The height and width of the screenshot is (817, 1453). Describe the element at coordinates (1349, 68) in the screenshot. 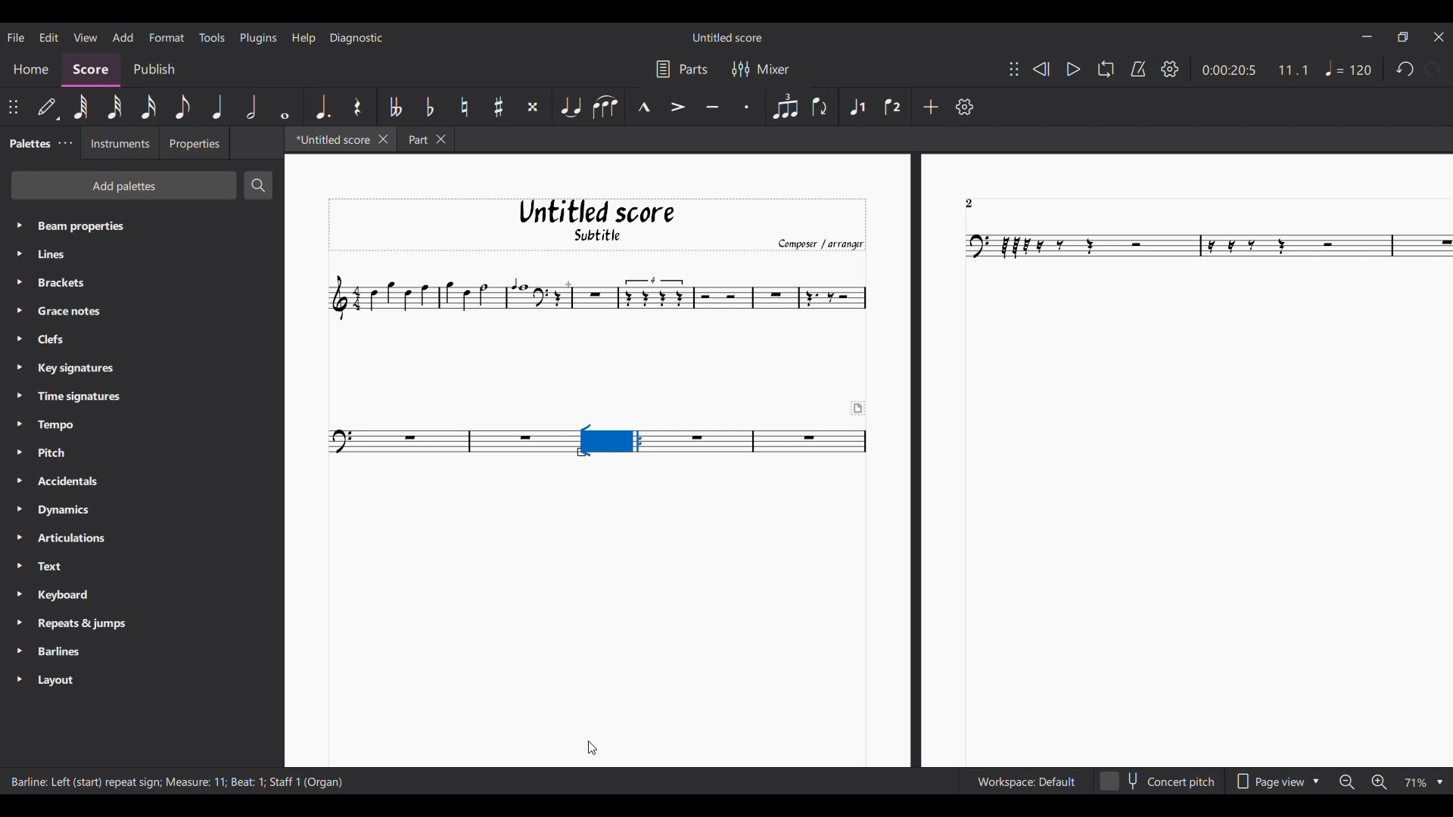

I see `Tempo` at that location.